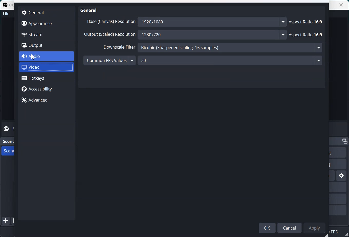 The width and height of the screenshot is (349, 237). What do you see at coordinates (267, 227) in the screenshot?
I see `OK` at bounding box center [267, 227].